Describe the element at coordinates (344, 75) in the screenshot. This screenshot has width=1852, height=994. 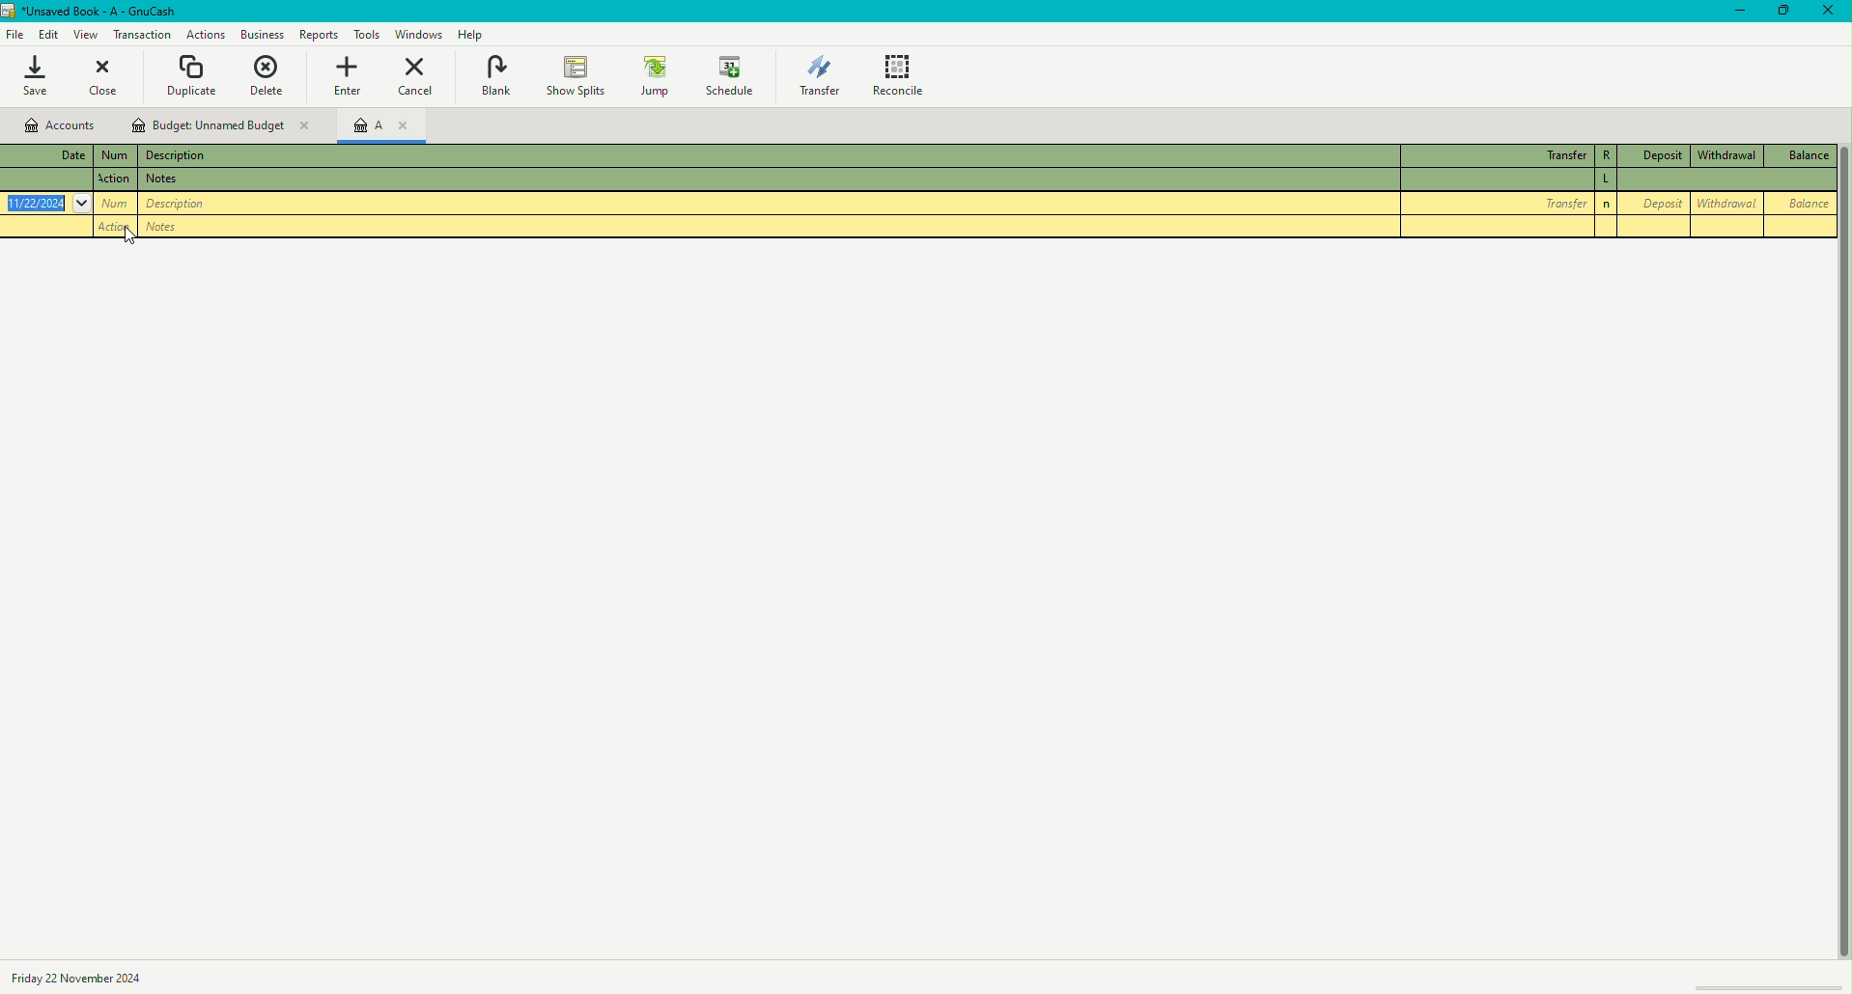
I see `Enter` at that location.